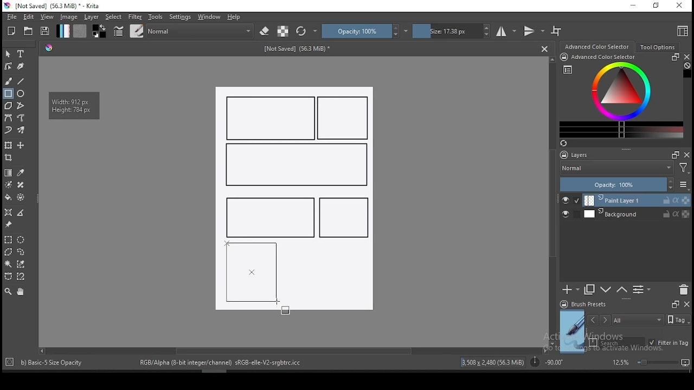 This screenshot has height=390, width=694. What do you see at coordinates (137, 31) in the screenshot?
I see `brushes` at bounding box center [137, 31].